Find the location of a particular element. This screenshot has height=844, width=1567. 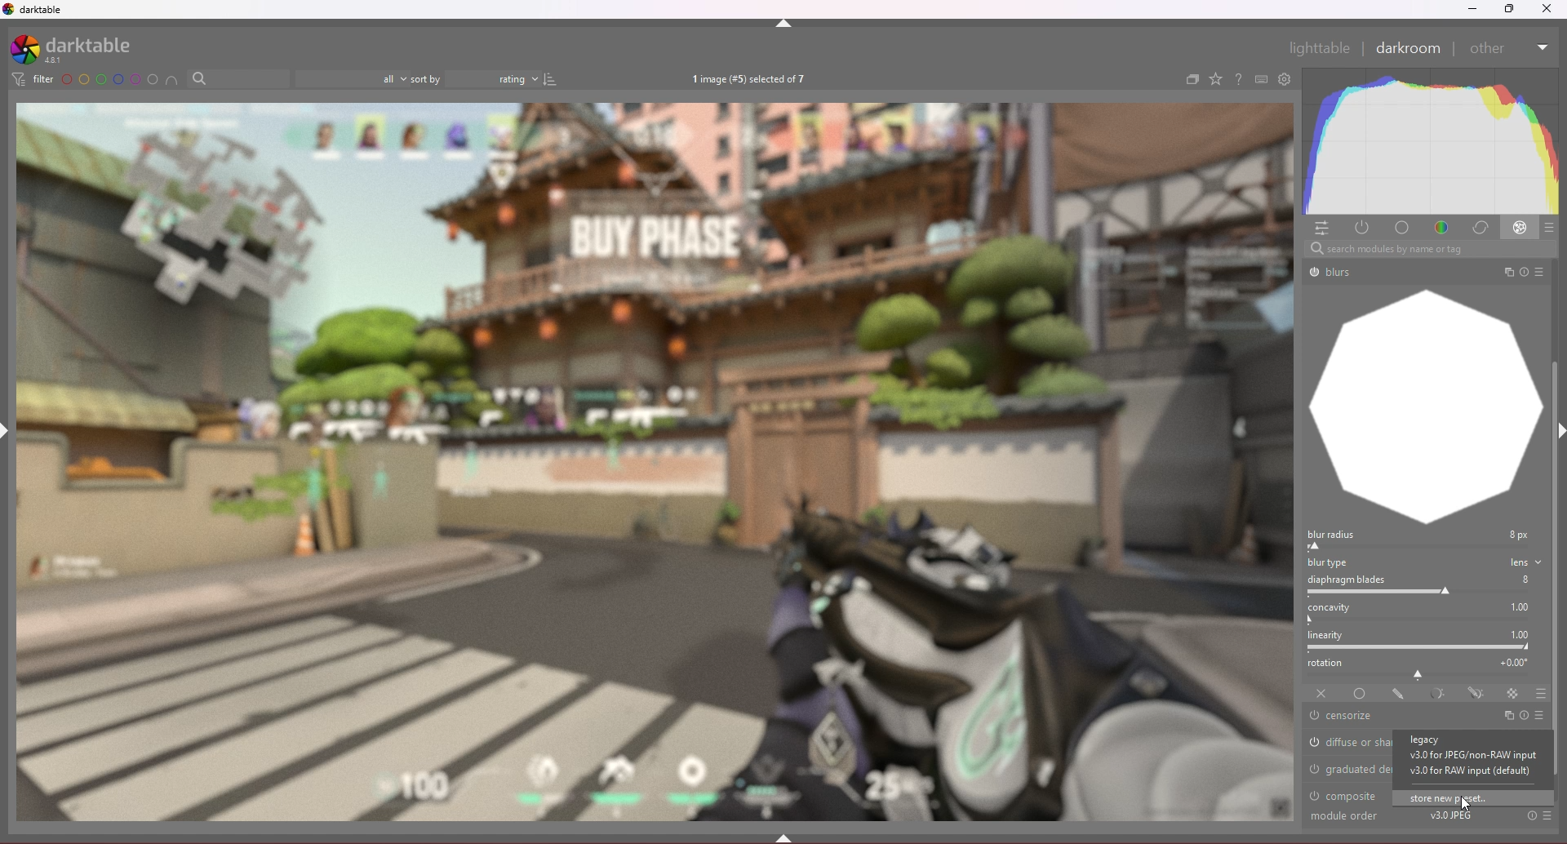

 is located at coordinates (1449, 816).